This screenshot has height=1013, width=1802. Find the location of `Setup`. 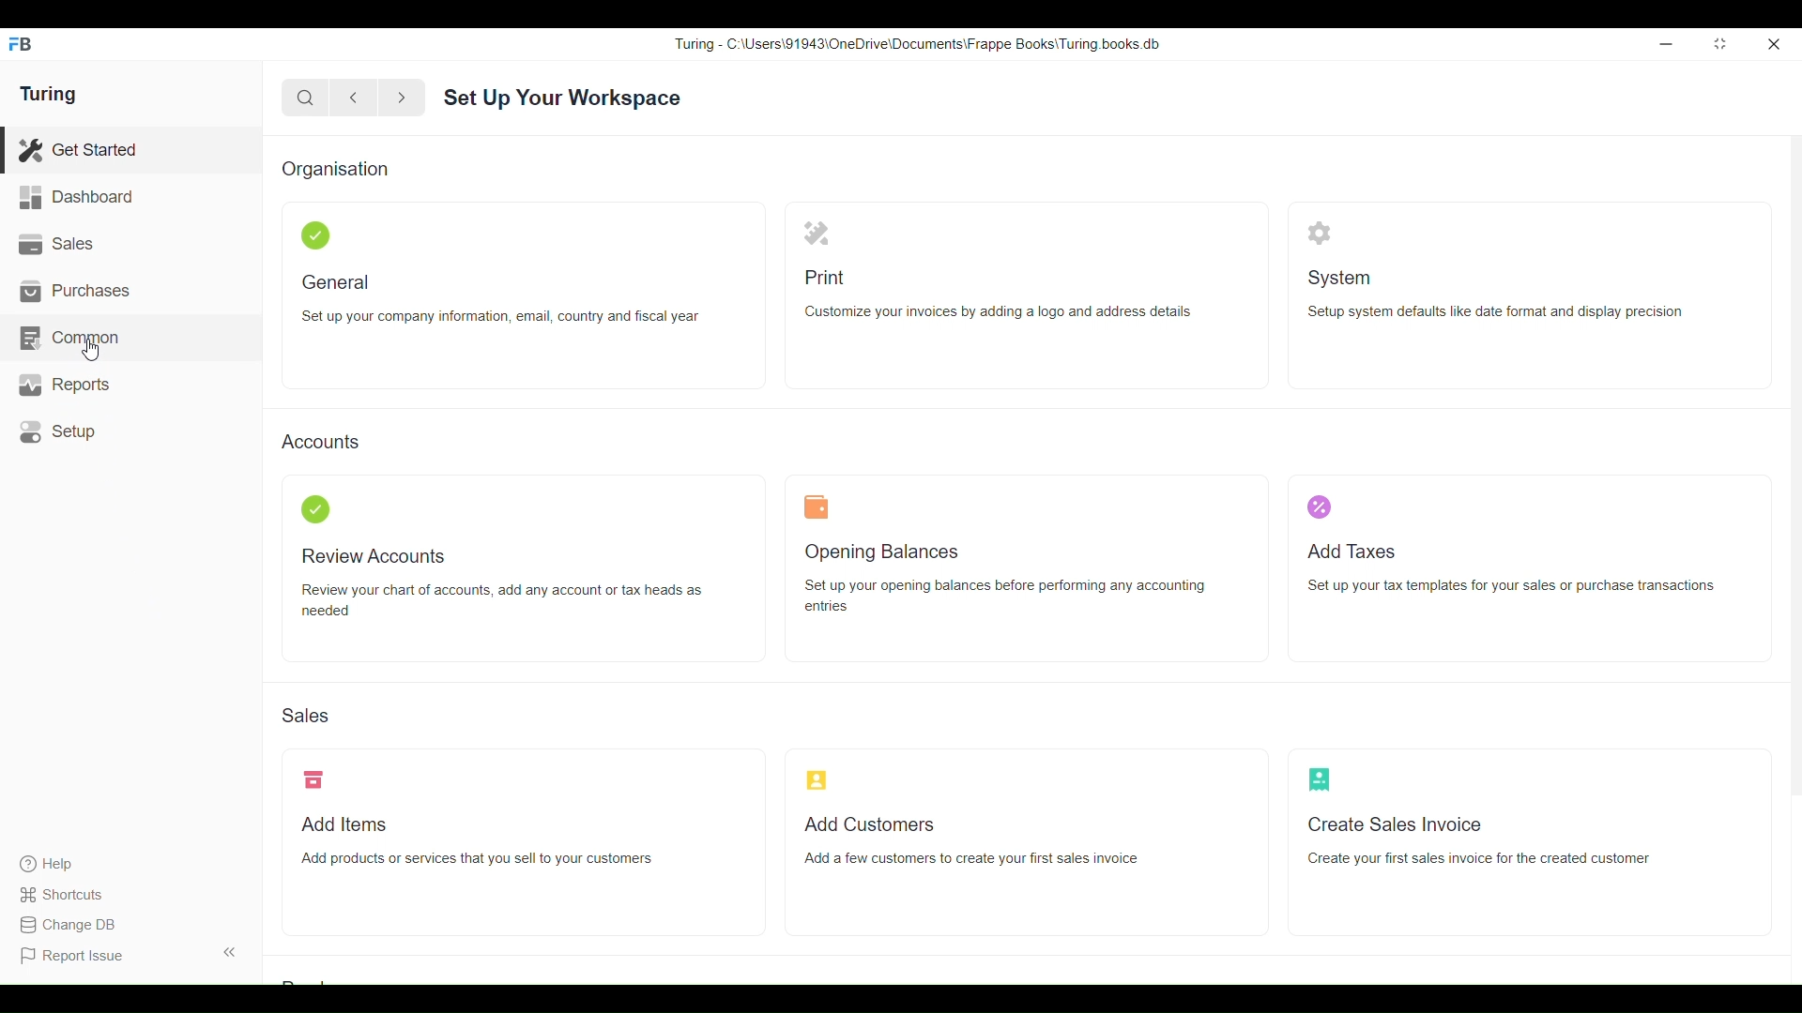

Setup is located at coordinates (133, 431).